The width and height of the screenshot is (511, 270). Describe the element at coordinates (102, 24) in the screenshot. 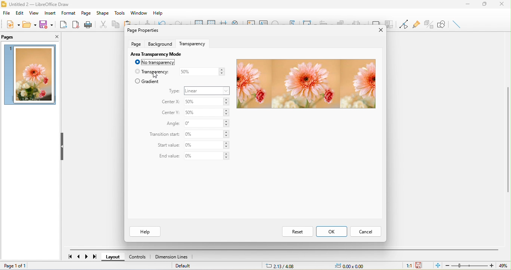

I see `cut` at that location.